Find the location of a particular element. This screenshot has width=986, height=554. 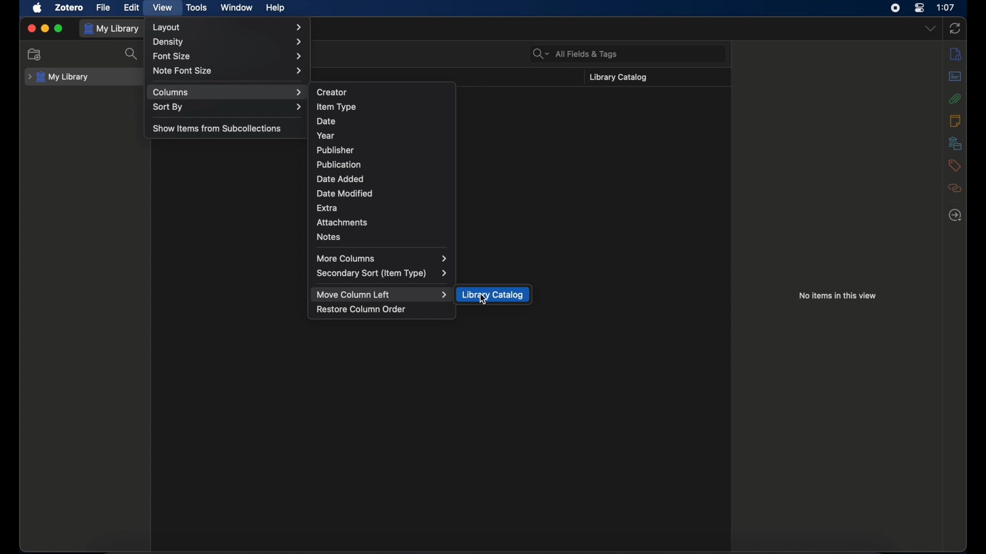

screen recorder is located at coordinates (895, 8).